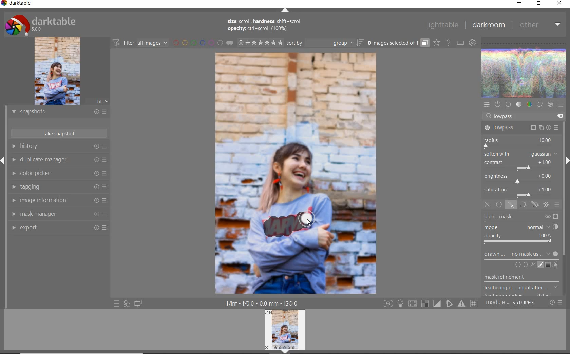 Image resolution: width=570 pixels, height=354 pixels. I want to click on tone, so click(519, 105).